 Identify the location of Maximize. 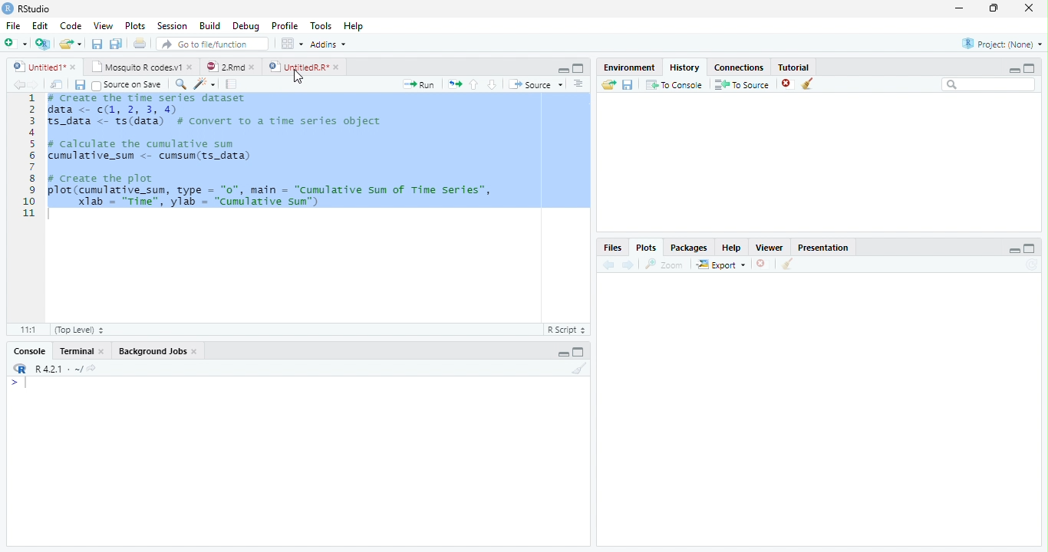
(994, 10).